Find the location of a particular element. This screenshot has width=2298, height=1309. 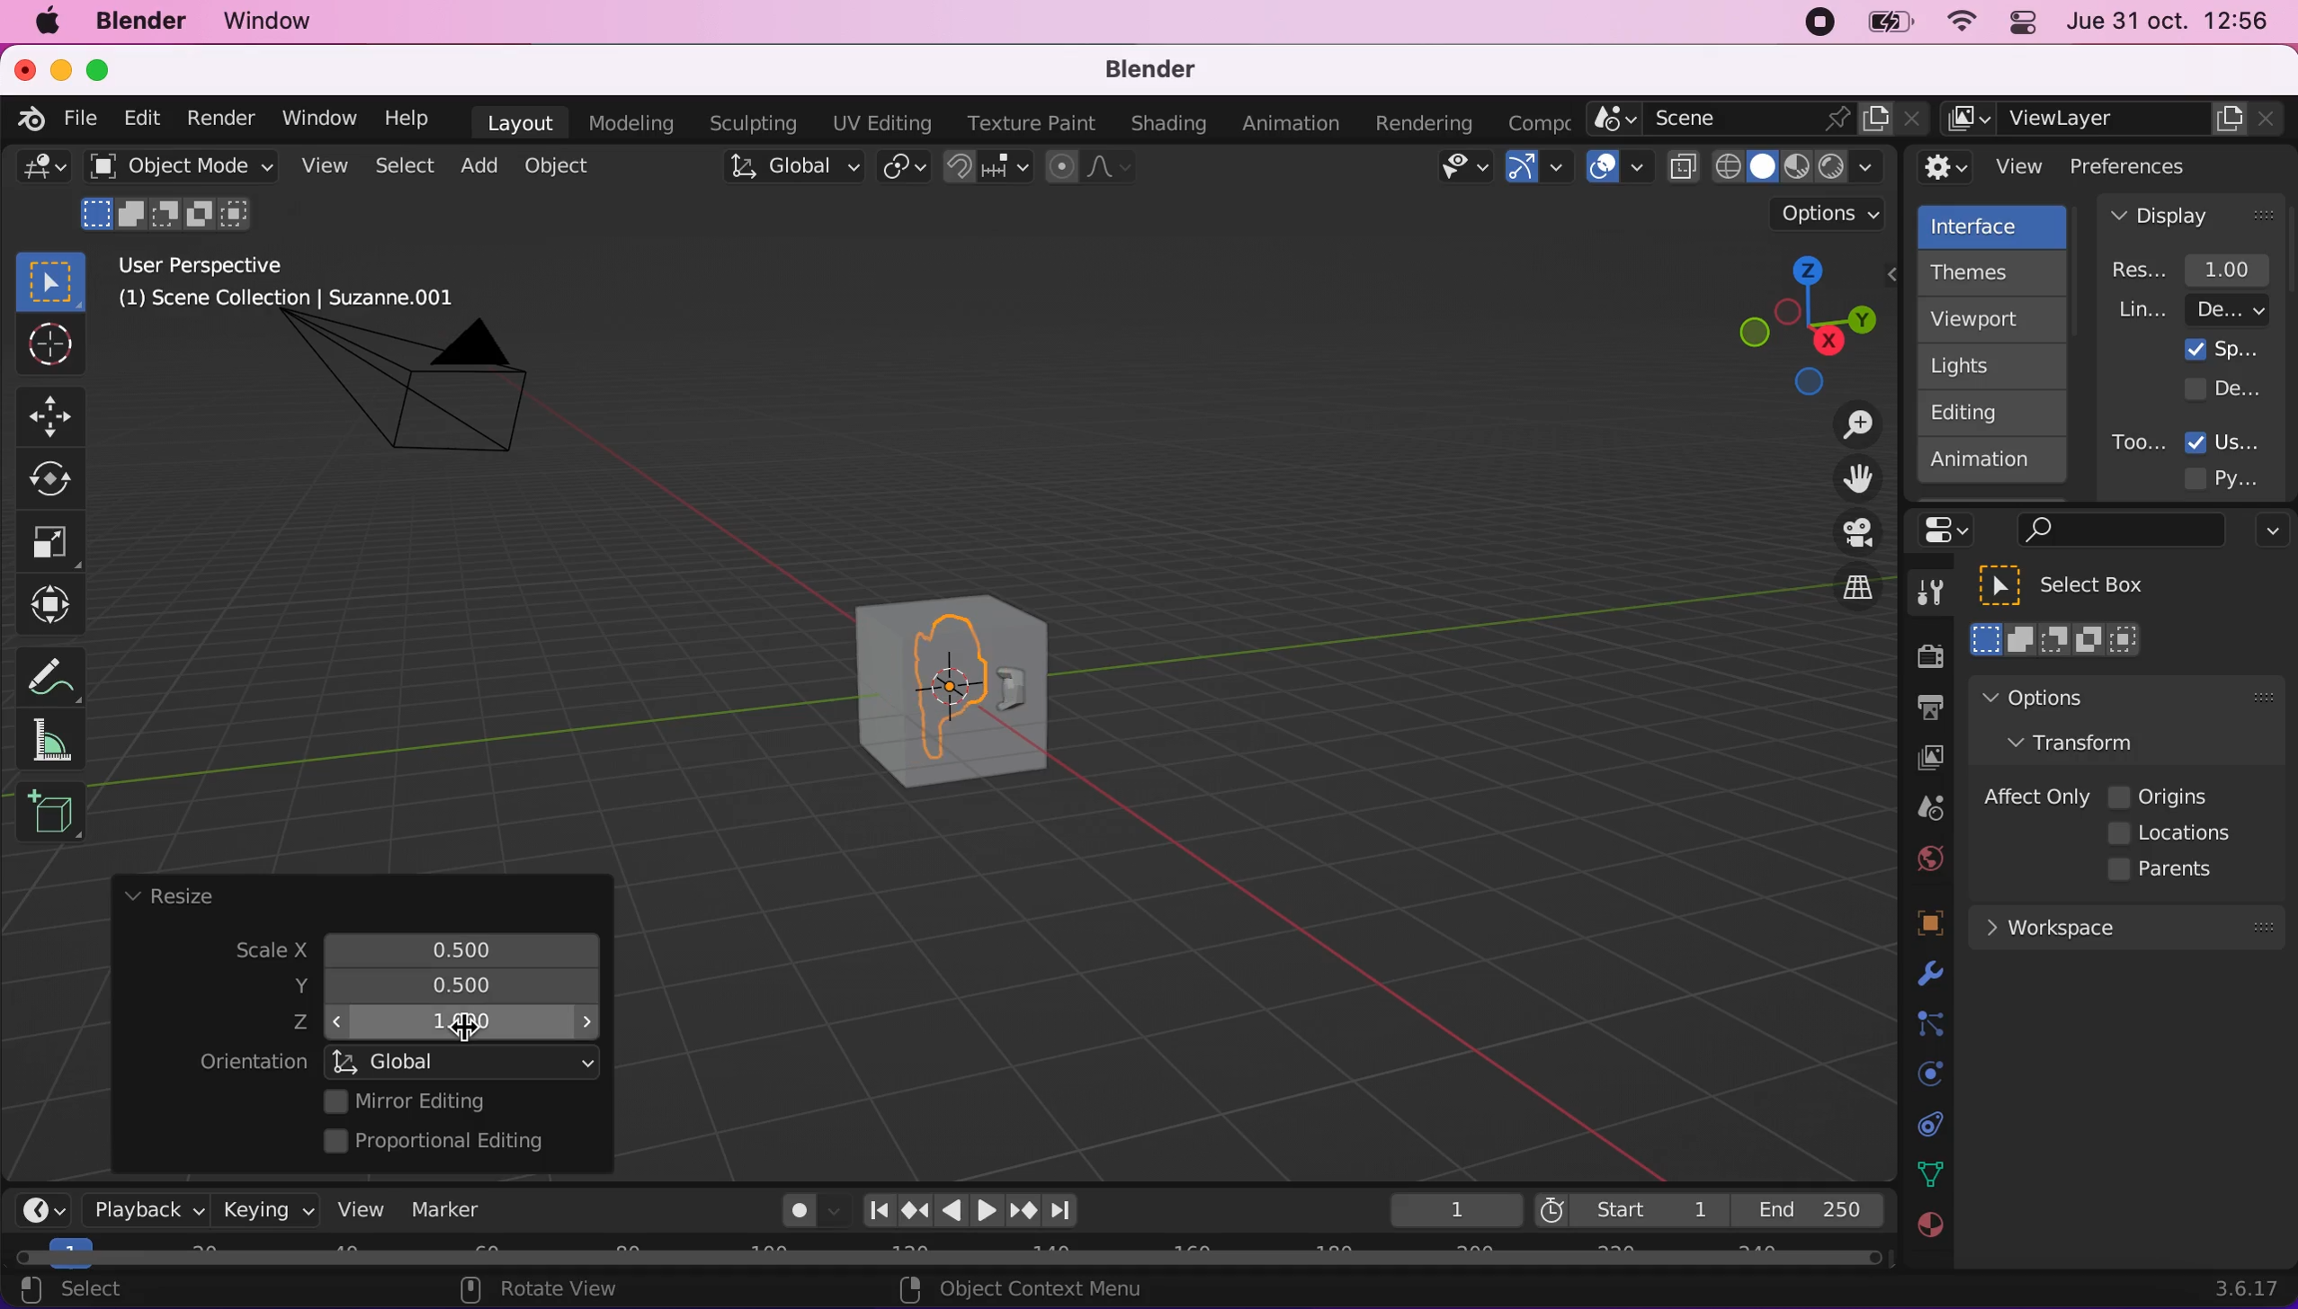

view object types is located at coordinates (1461, 171).